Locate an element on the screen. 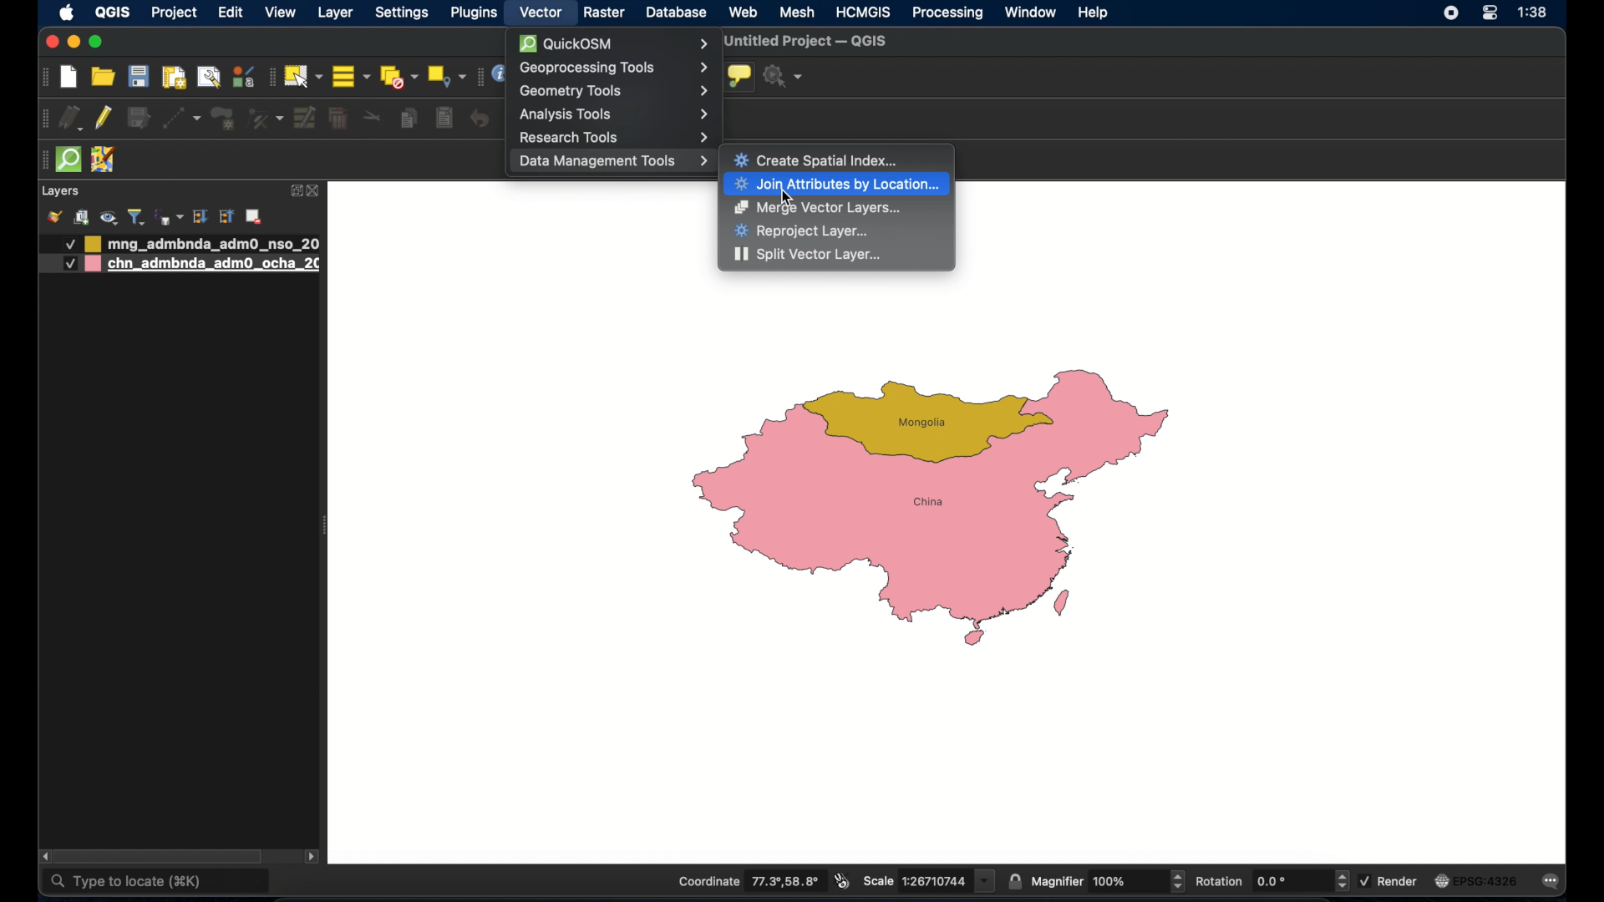 This screenshot has width=1604, height=902. settings is located at coordinates (404, 13).